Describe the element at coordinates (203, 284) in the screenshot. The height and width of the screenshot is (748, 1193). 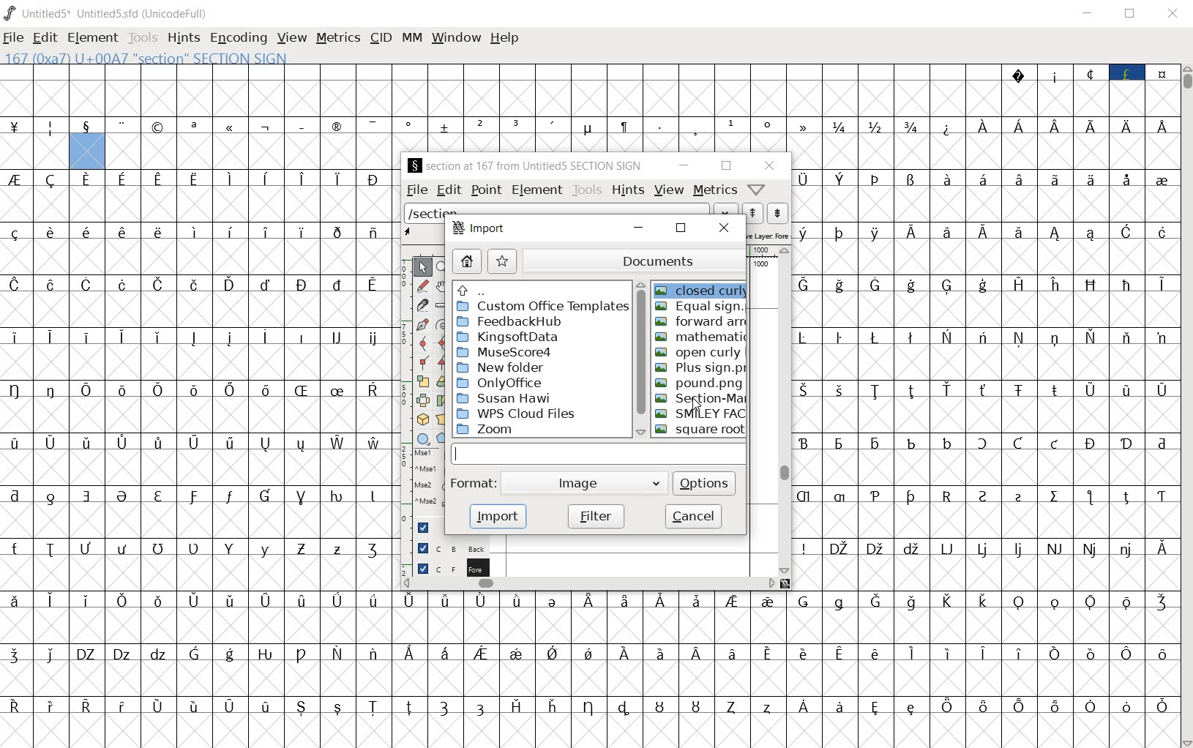
I see `special letters` at that location.